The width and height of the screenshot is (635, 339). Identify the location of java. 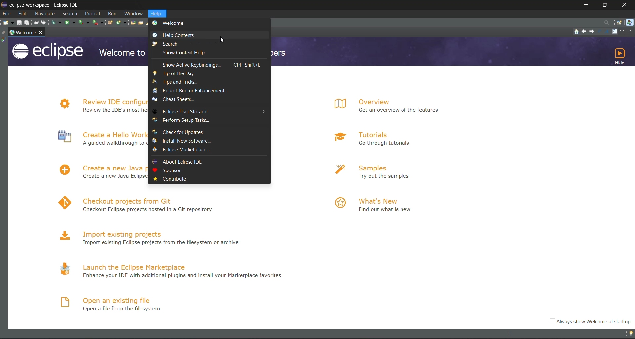
(630, 22).